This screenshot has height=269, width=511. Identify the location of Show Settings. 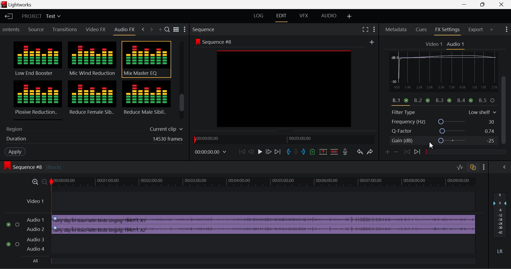
(506, 28).